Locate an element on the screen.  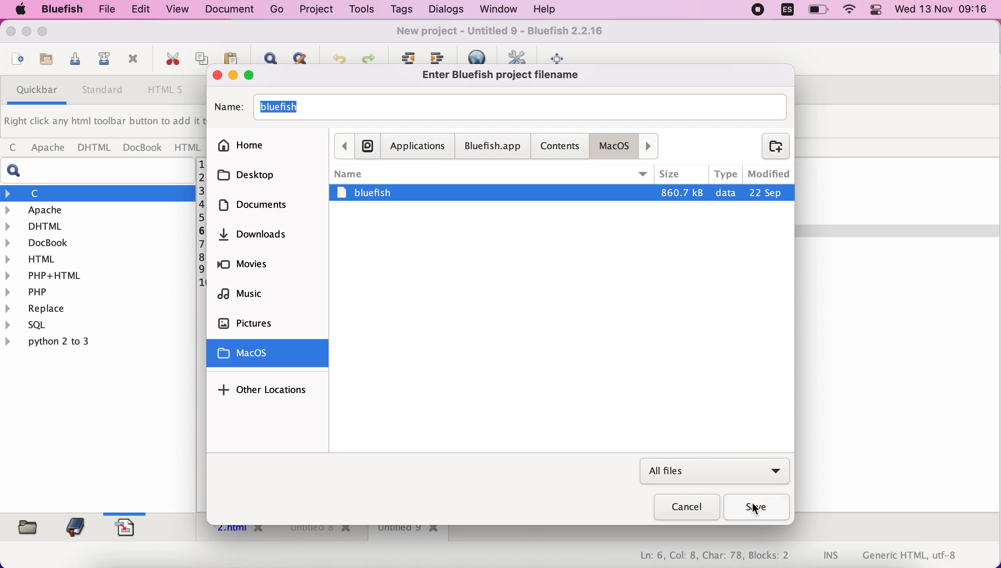
filebrowser is located at coordinates (25, 526).